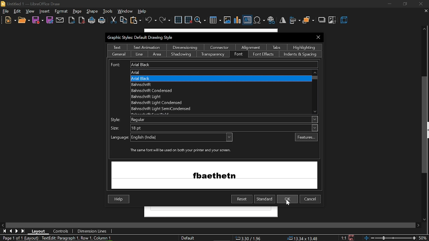 This screenshot has width=429, height=241. Describe the element at coordinates (60, 20) in the screenshot. I see `attach` at that location.